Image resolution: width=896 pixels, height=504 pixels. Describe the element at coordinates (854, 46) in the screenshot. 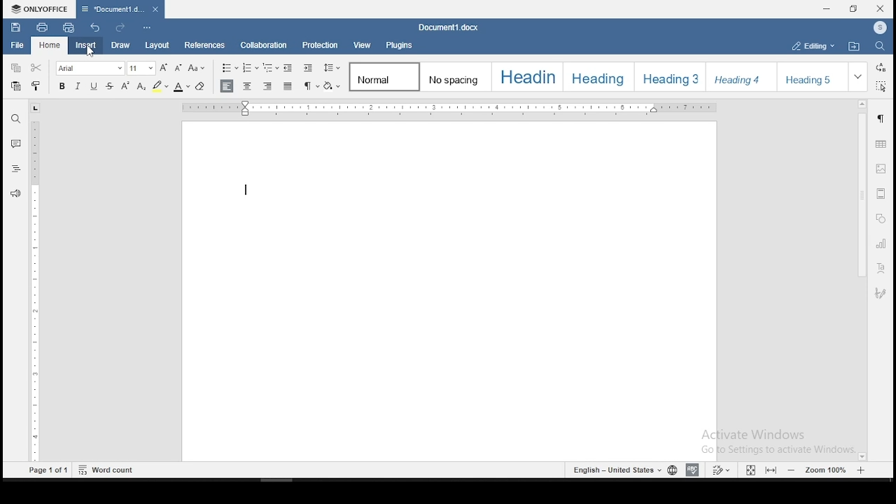

I see `open file location` at that location.